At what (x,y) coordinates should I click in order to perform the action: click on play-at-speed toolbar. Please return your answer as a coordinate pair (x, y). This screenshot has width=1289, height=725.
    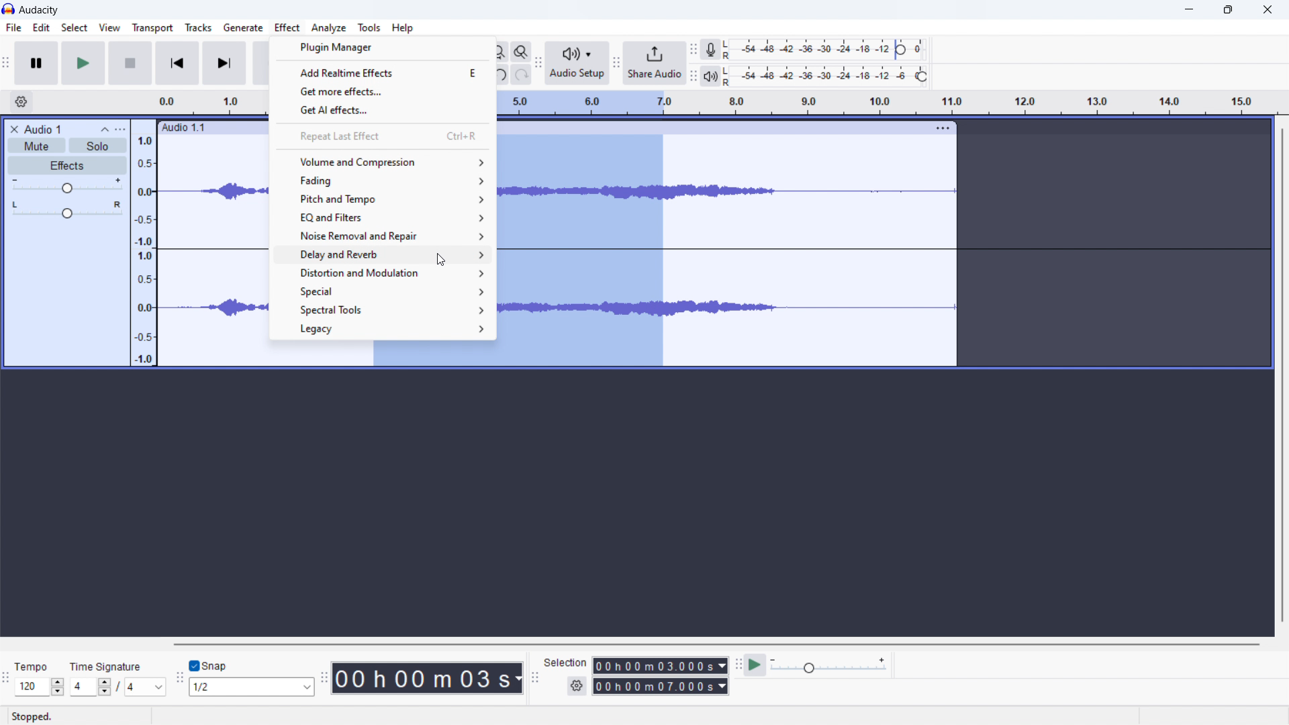
    Looking at the image, I should click on (739, 664).